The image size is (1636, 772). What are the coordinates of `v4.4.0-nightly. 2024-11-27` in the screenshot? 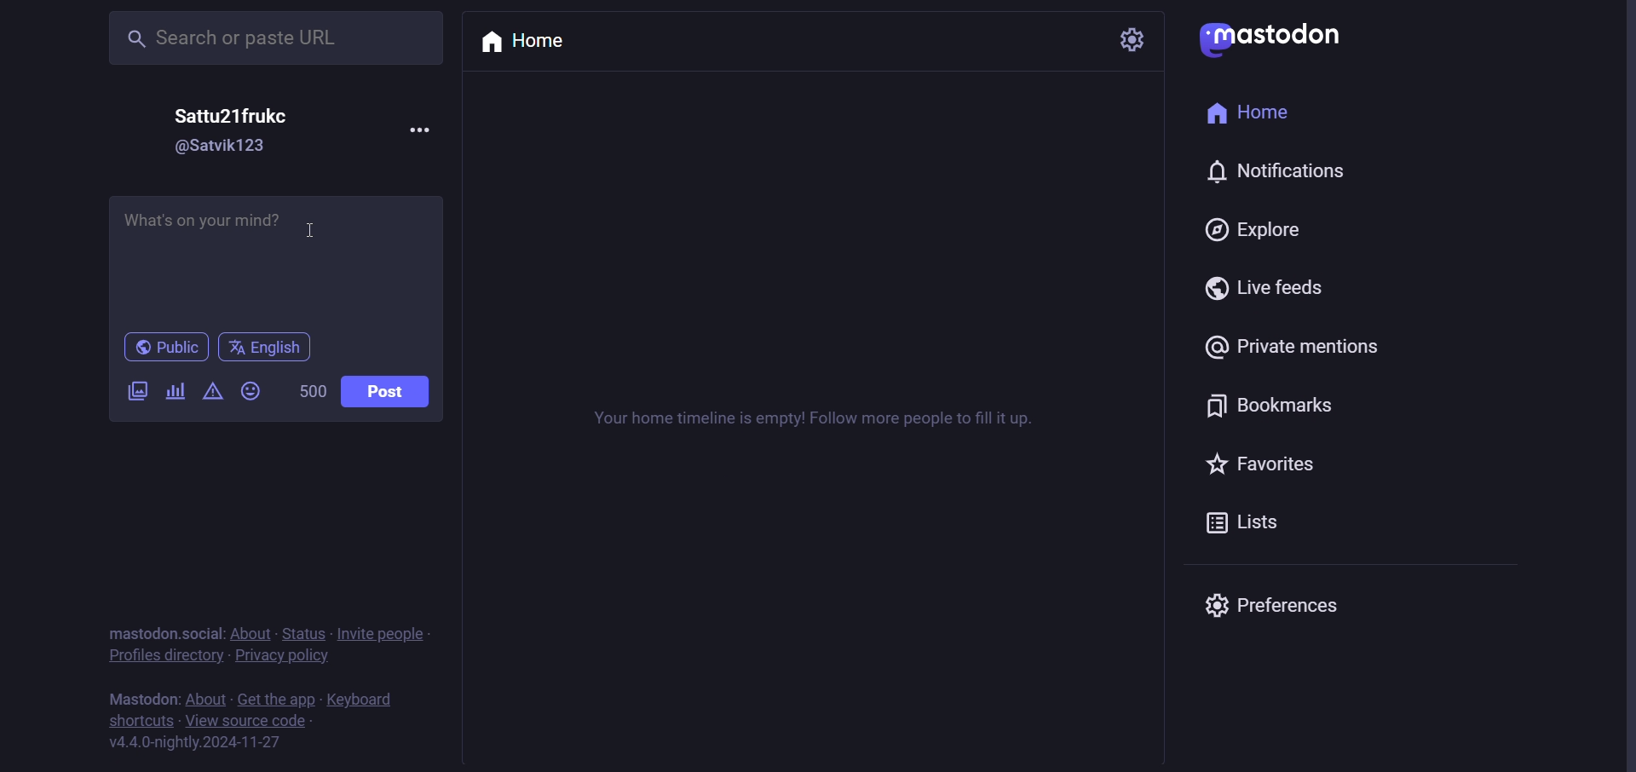 It's located at (194, 744).